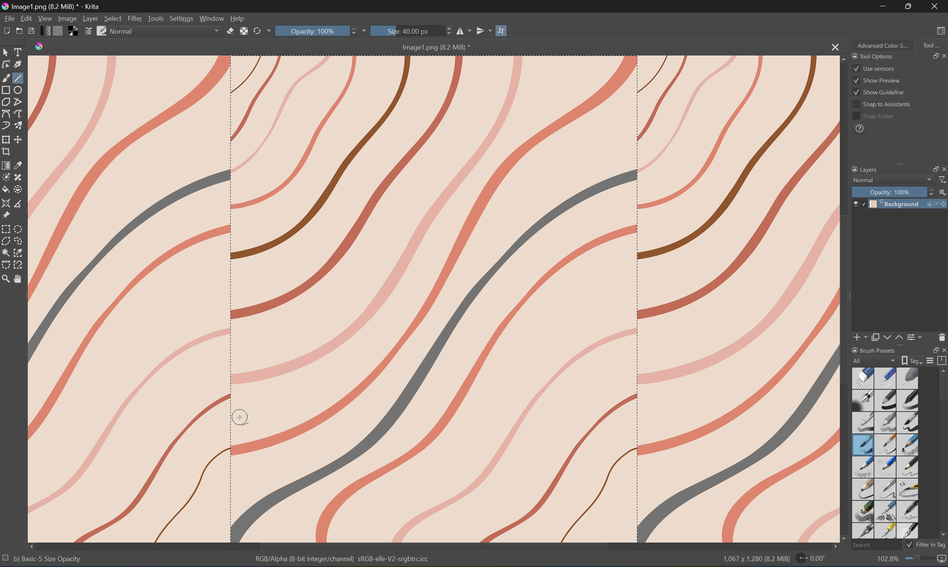 The height and width of the screenshot is (567, 948). What do you see at coordinates (19, 52) in the screenshot?
I see `Select Tools` at bounding box center [19, 52].